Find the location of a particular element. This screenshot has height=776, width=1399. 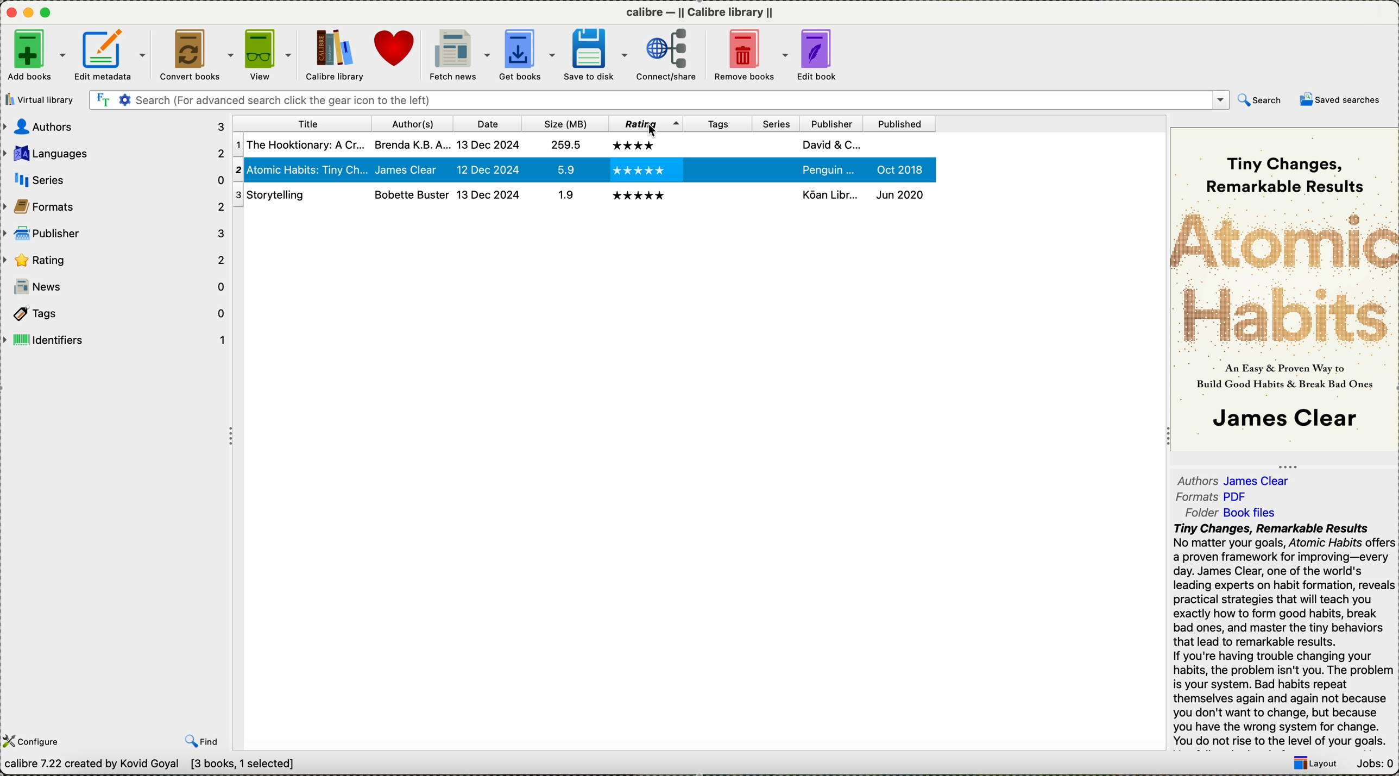

tags is located at coordinates (717, 123).